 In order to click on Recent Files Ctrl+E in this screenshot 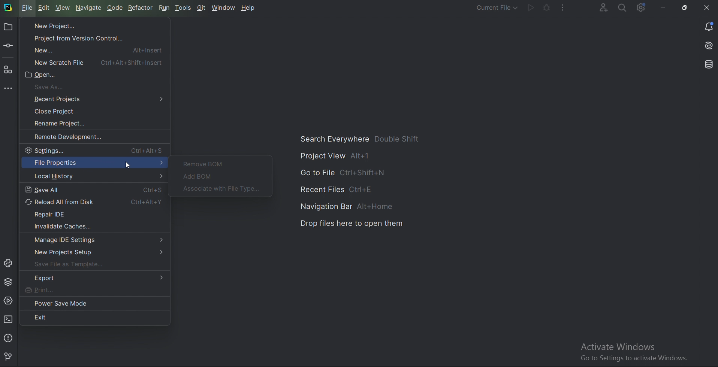, I will do `click(340, 189)`.